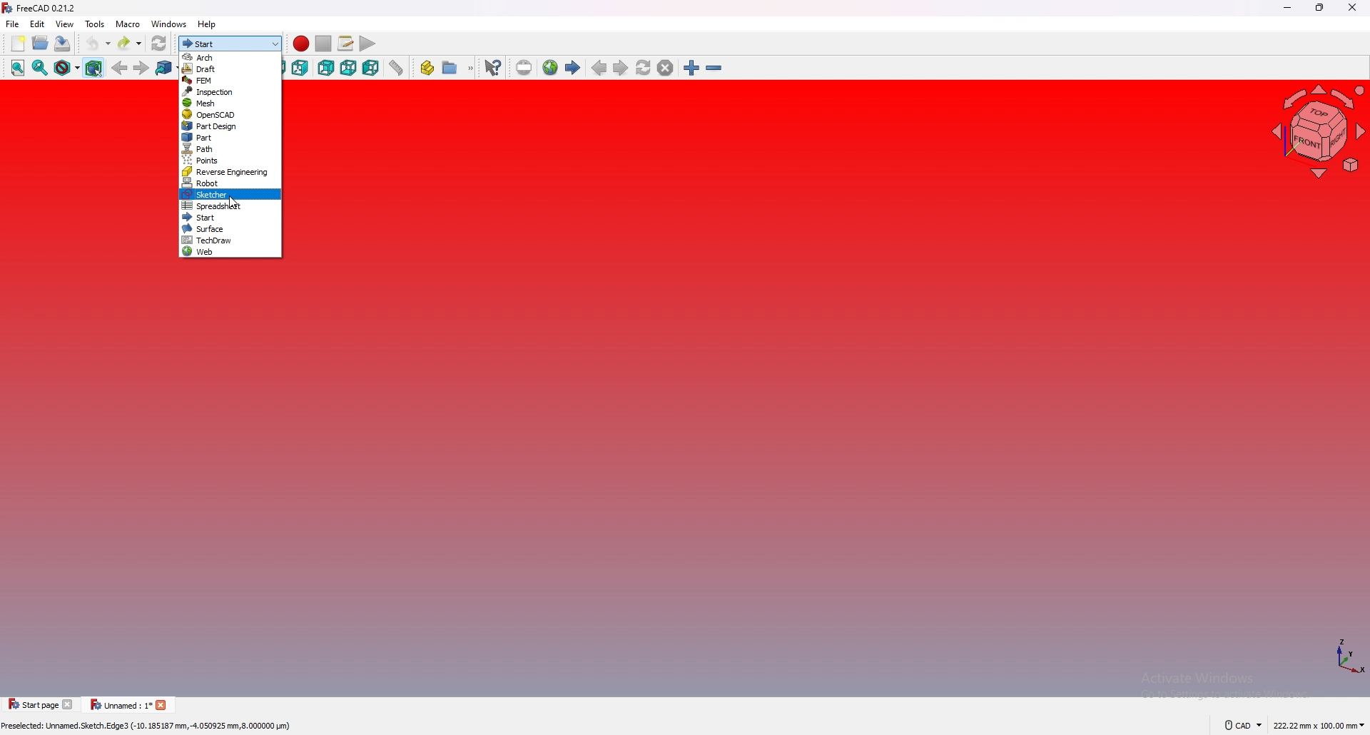 The height and width of the screenshot is (735, 1370). Describe the element at coordinates (230, 102) in the screenshot. I see `mesh` at that location.